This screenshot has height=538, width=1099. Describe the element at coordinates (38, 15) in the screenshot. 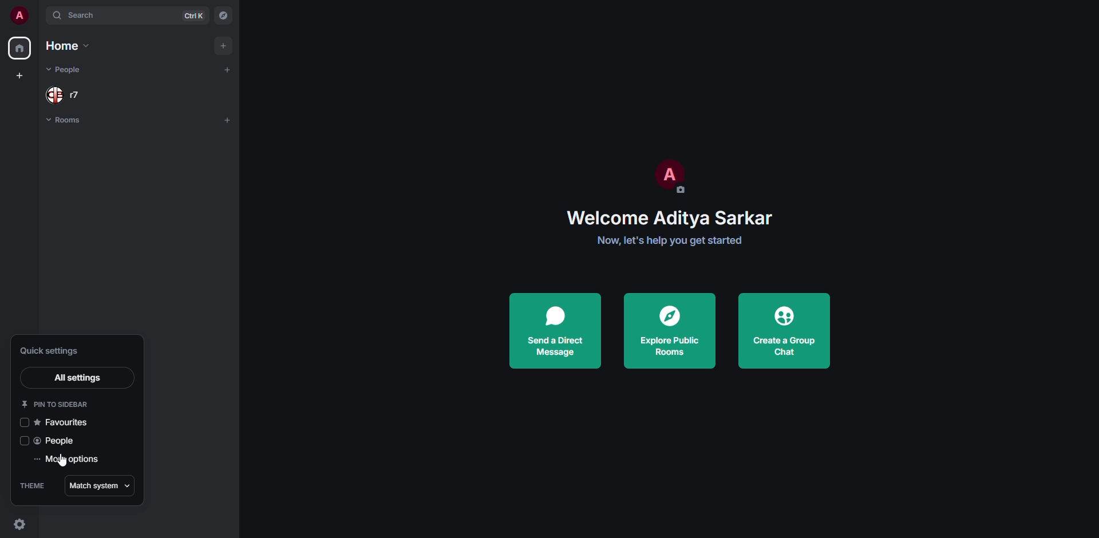

I see `expand` at that location.